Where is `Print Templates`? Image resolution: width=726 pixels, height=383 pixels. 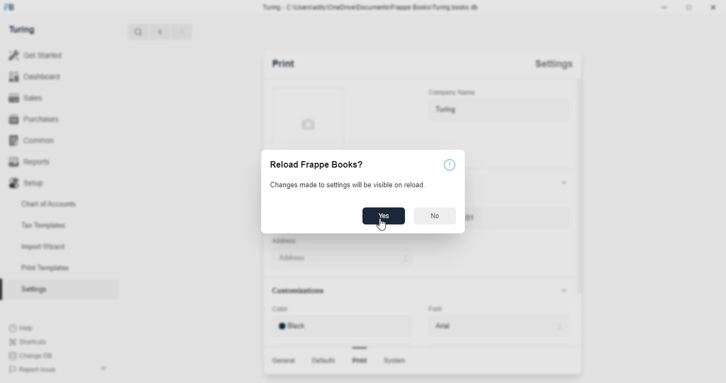 Print Templates is located at coordinates (49, 268).